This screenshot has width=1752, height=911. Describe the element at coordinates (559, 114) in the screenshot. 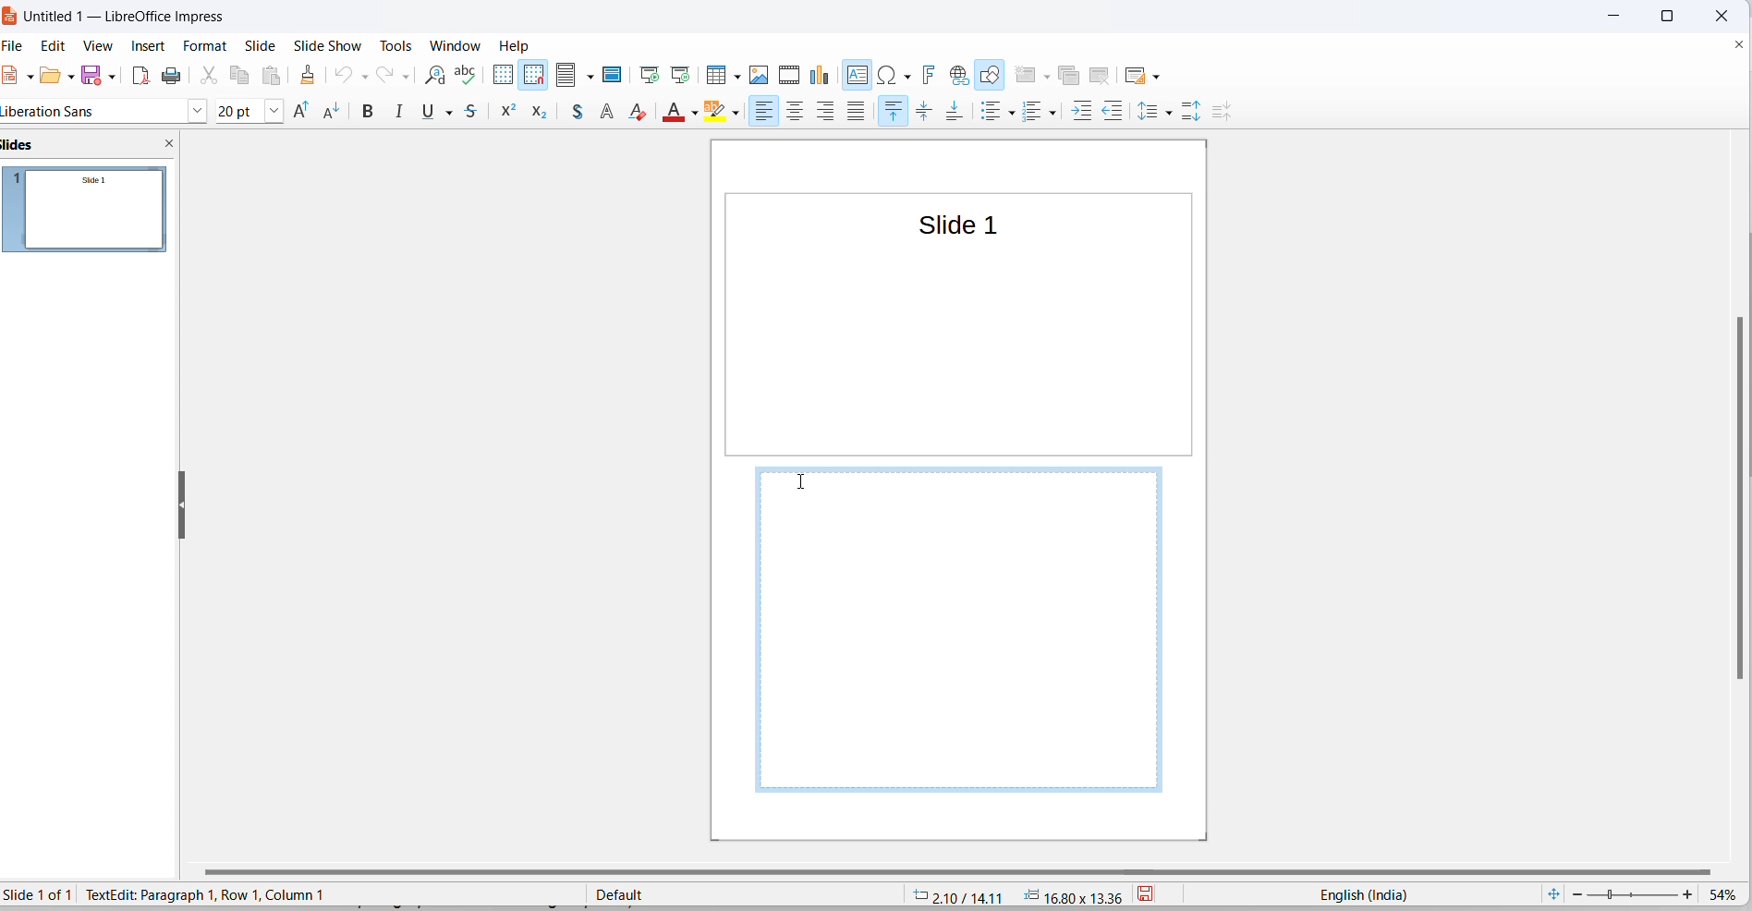

I see `call out shapes` at that location.